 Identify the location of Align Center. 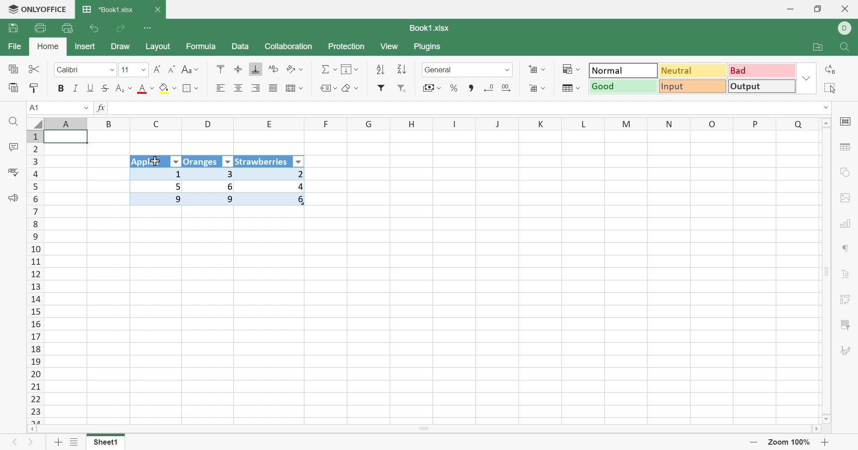
(238, 88).